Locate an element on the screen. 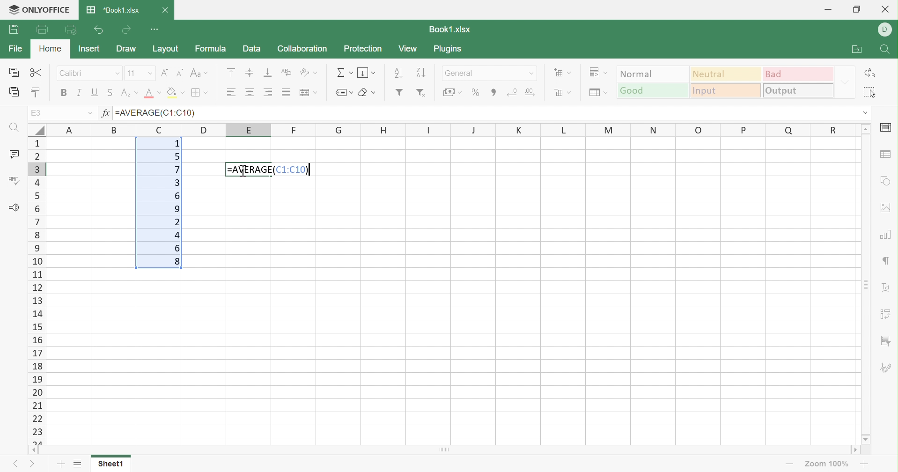 The width and height of the screenshot is (898, 472). Normal is located at coordinates (653, 74).